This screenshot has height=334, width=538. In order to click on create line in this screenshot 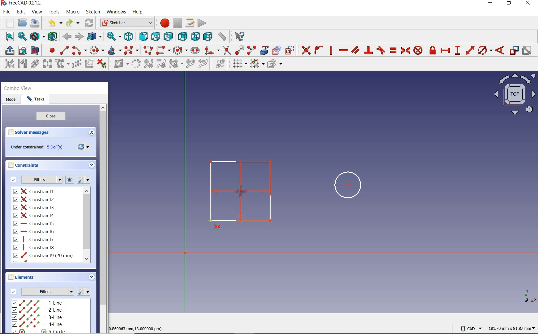, I will do `click(64, 50)`.